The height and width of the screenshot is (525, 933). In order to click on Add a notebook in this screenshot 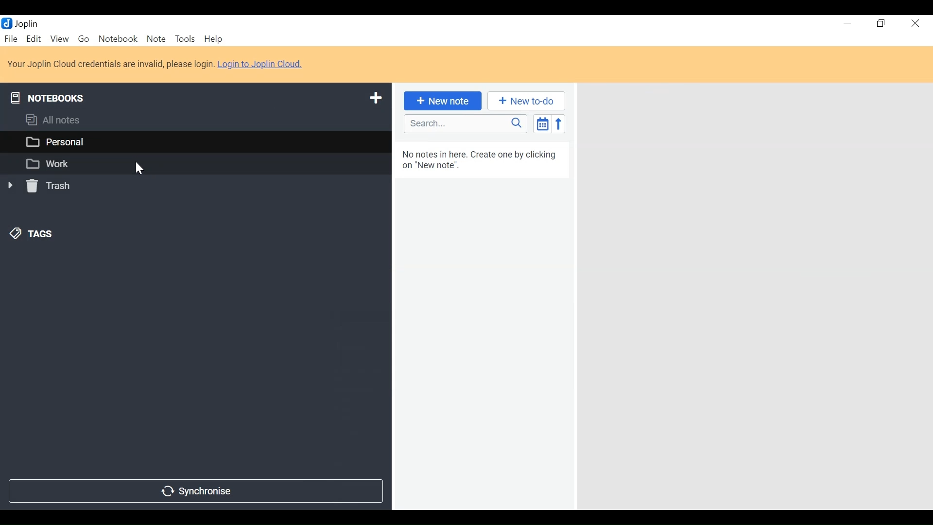, I will do `click(374, 98)`.